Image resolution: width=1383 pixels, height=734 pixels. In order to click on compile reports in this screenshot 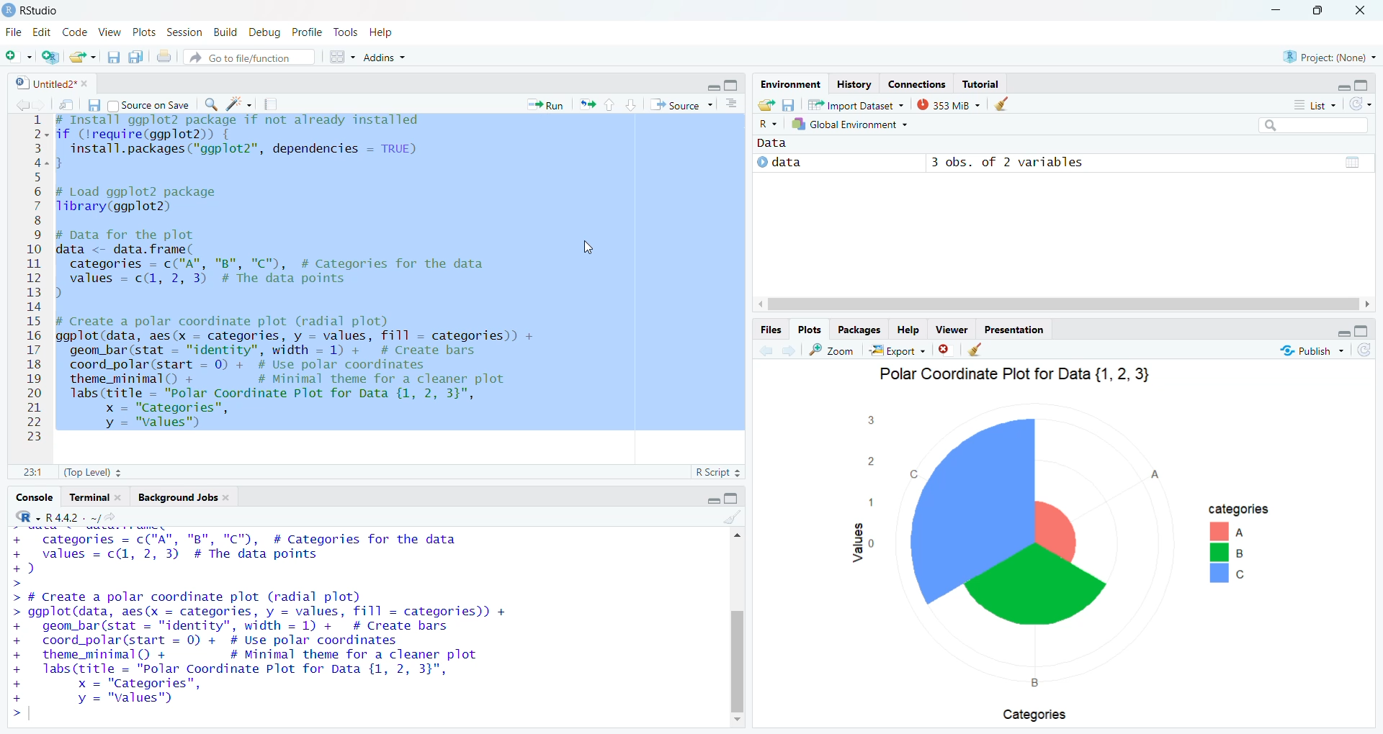, I will do `click(271, 104)`.